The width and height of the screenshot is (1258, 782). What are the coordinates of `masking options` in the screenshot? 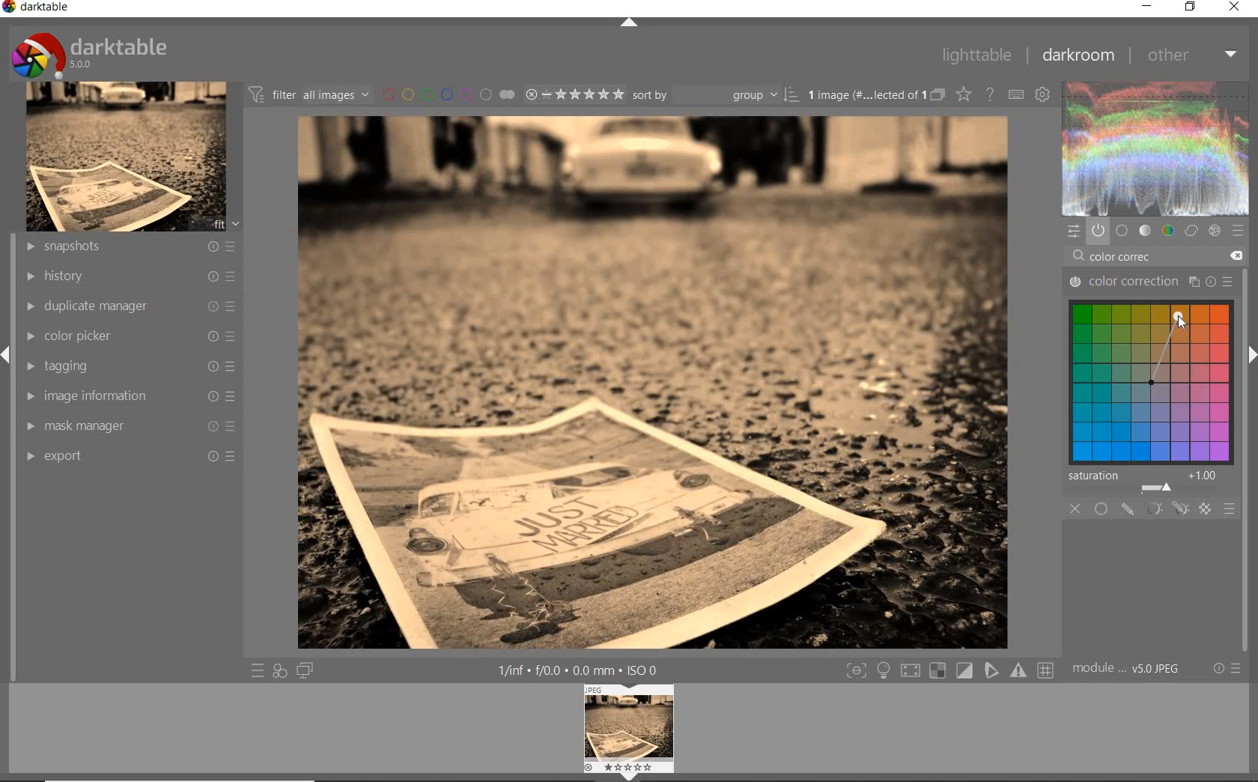 It's located at (1164, 509).